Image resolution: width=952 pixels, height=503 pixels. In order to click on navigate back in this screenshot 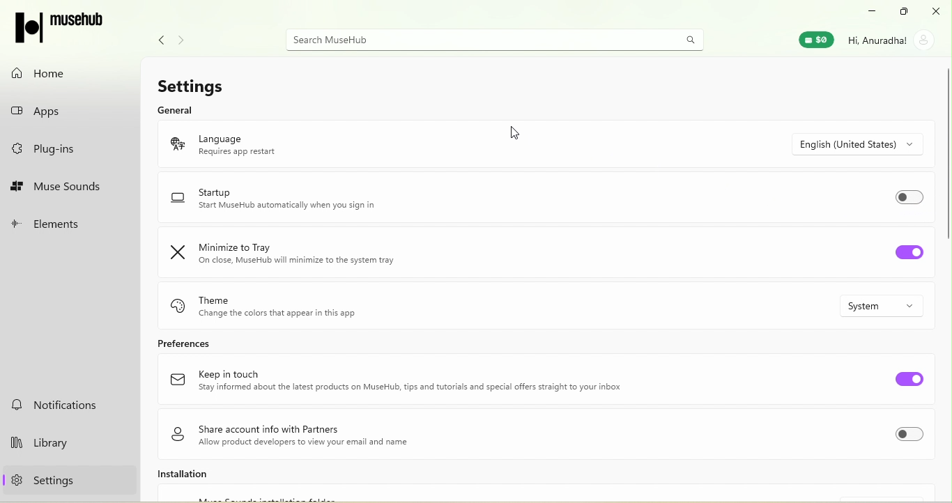, I will do `click(158, 38)`.